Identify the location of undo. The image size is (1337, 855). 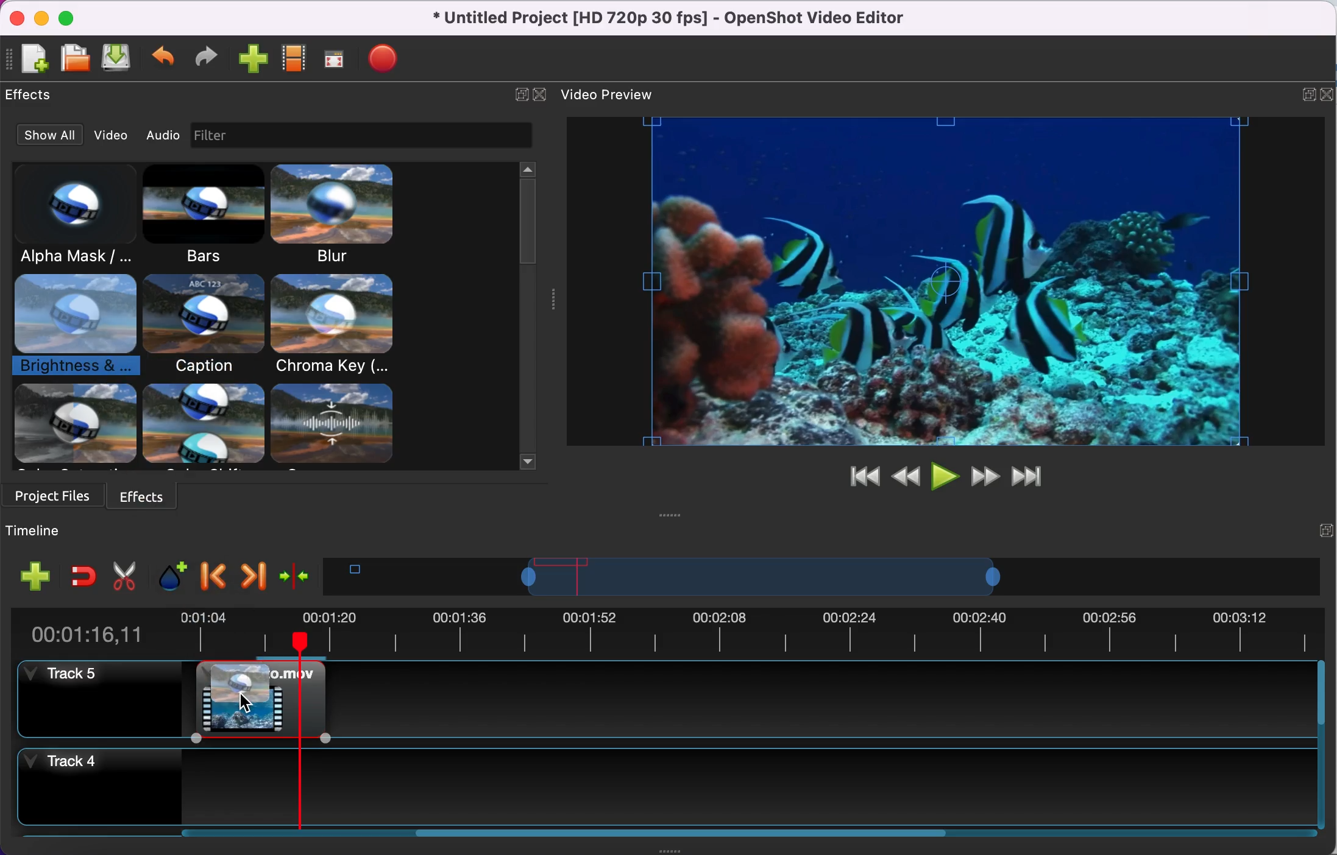
(165, 57).